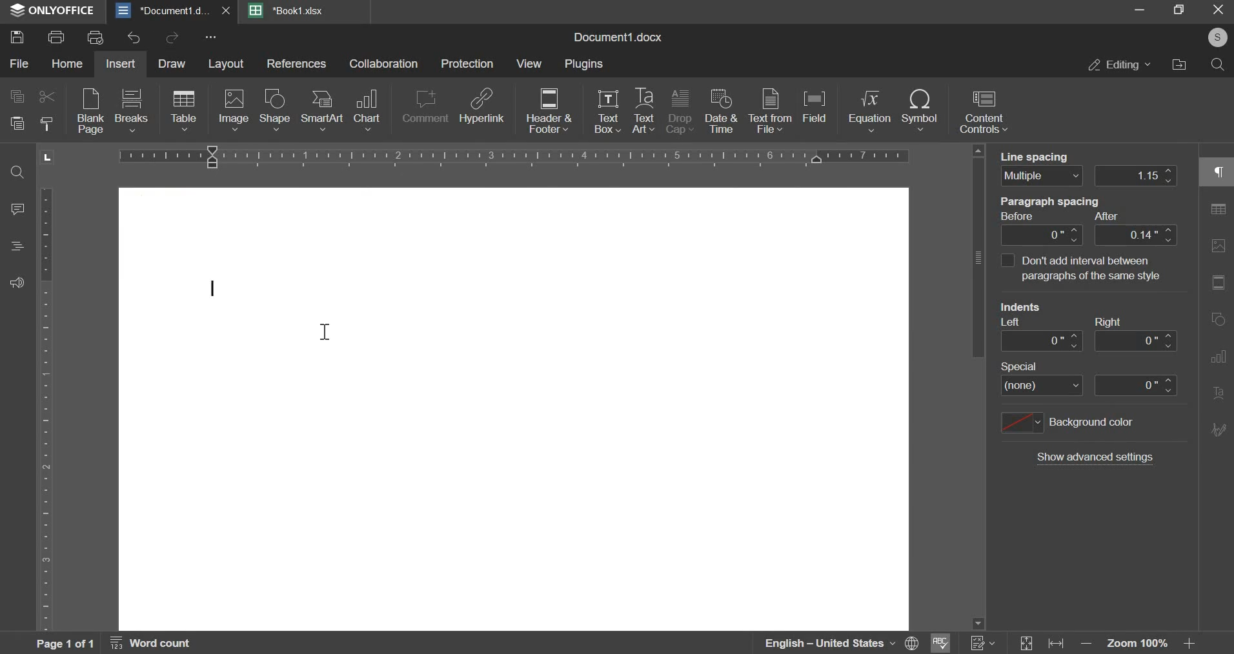 The width and height of the screenshot is (1234, 654). Describe the element at coordinates (680, 113) in the screenshot. I see `drop cap` at that location.